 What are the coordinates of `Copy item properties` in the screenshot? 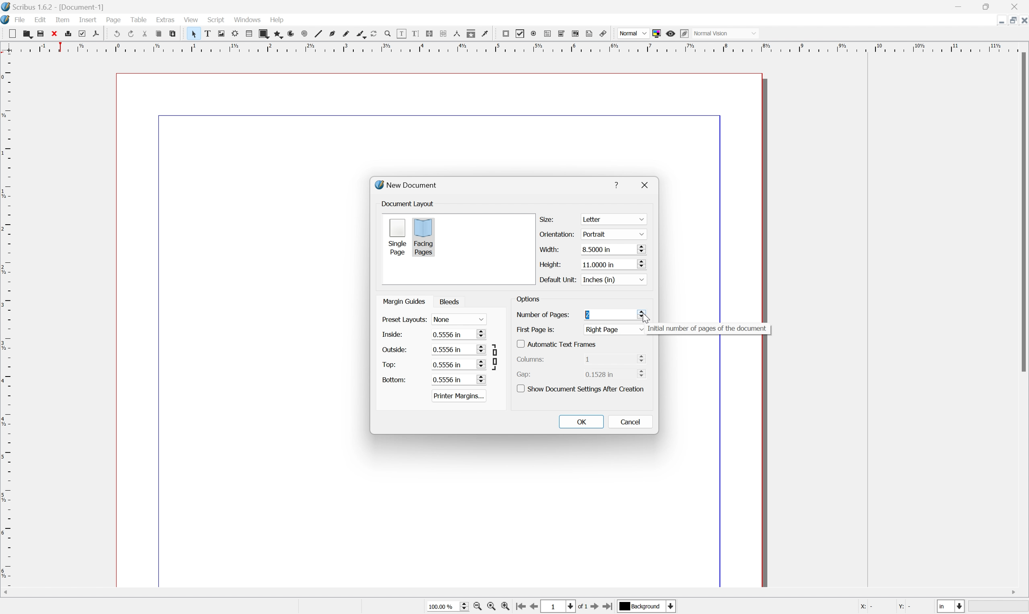 It's located at (472, 34).